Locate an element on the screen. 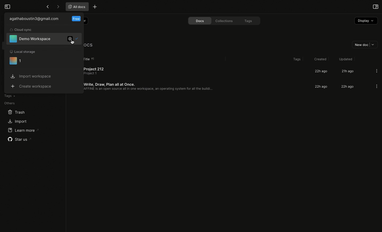 Image resolution: width=382 pixels, height=232 pixels. 22h ago is located at coordinates (322, 87).